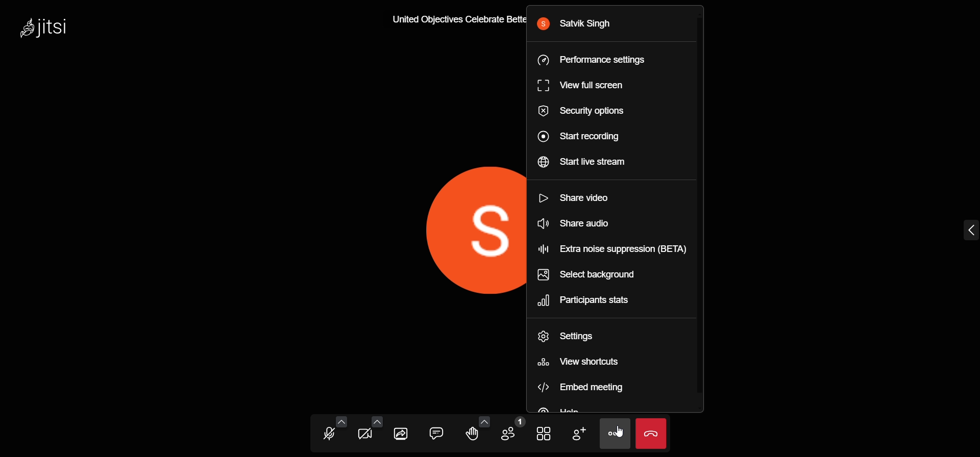  I want to click on chat, so click(436, 432).